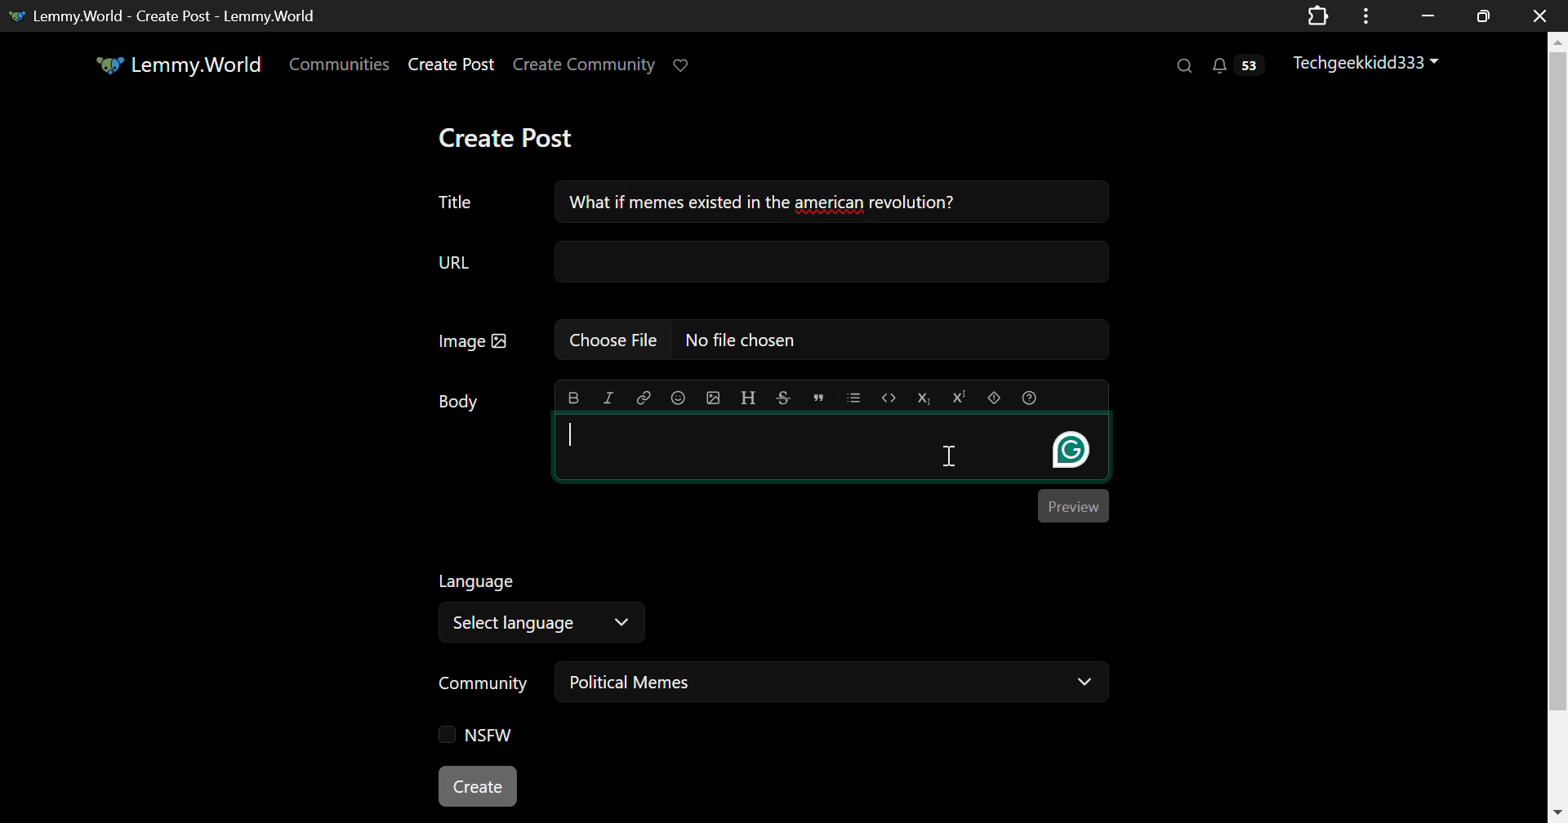 This screenshot has height=823, width=1568. Describe the element at coordinates (830, 202) in the screenshot. I see `What if memes existed in the american revolution?` at that location.